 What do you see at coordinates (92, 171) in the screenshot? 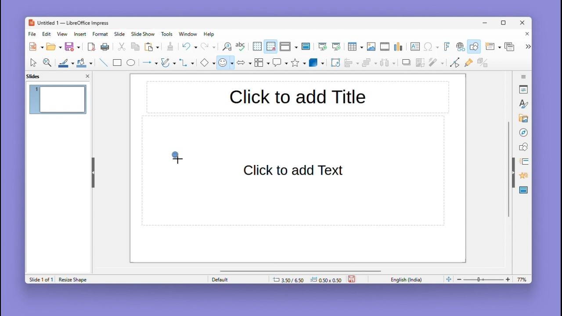
I see `hide` at bounding box center [92, 171].